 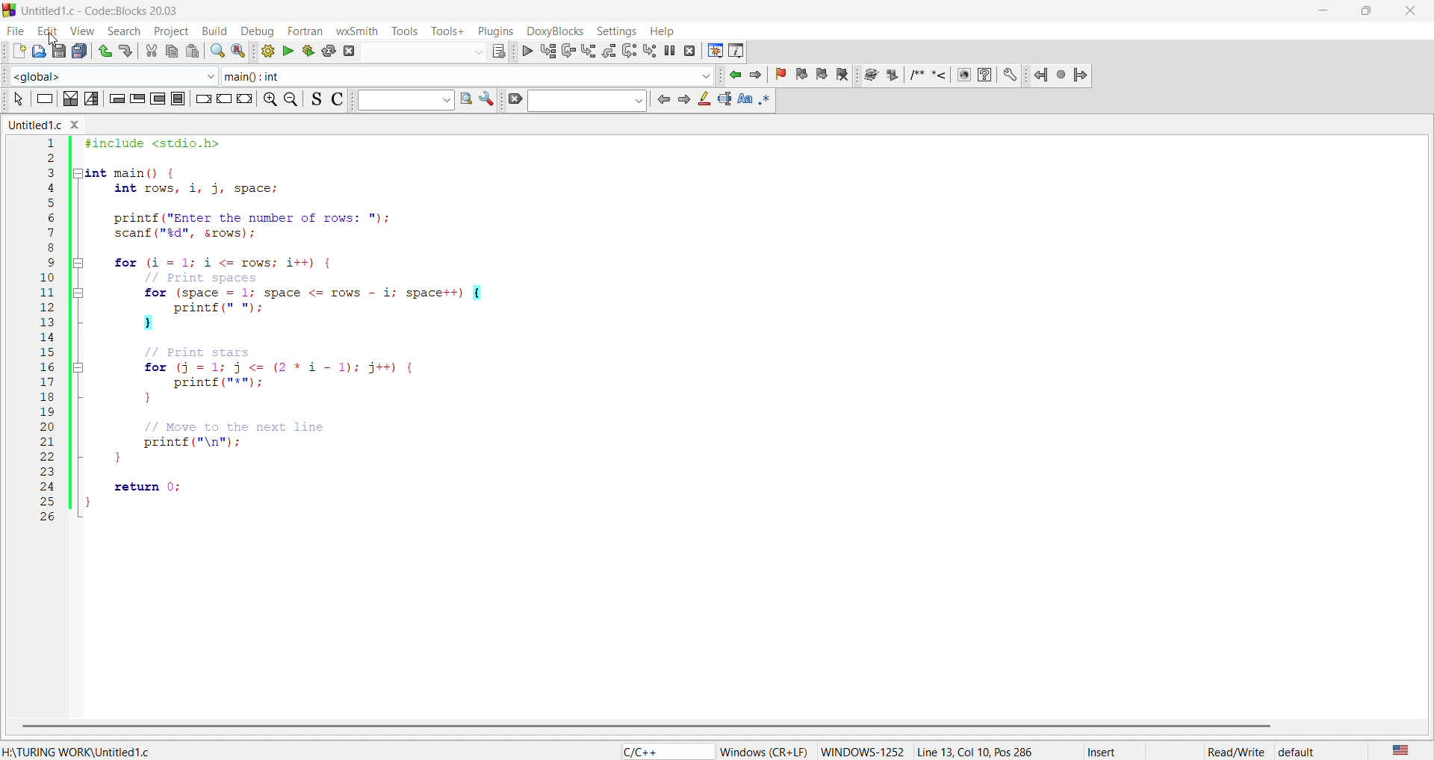 I want to click on search, so click(x=465, y=99).